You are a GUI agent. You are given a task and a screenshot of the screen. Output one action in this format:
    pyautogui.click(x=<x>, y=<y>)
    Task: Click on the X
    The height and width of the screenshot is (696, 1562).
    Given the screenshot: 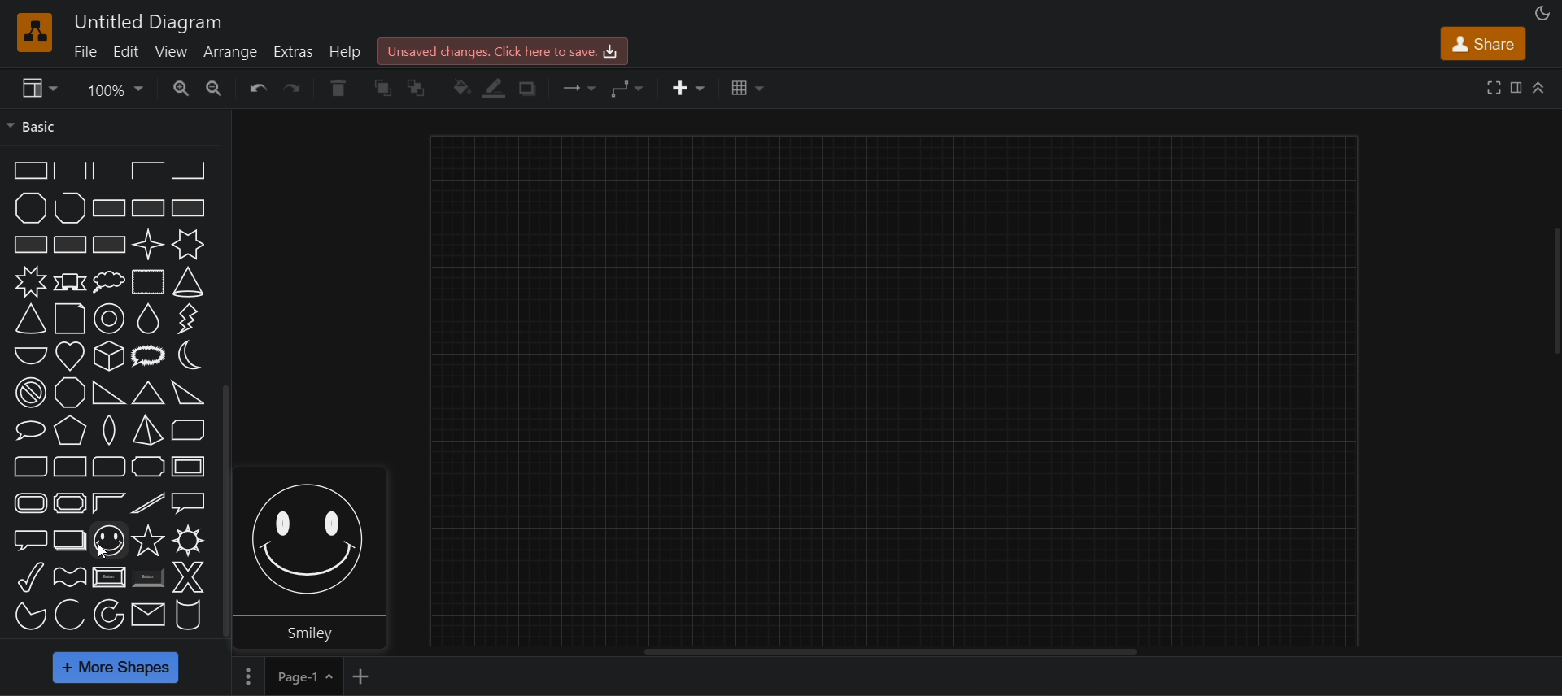 What is the action you would take?
    pyautogui.click(x=189, y=577)
    